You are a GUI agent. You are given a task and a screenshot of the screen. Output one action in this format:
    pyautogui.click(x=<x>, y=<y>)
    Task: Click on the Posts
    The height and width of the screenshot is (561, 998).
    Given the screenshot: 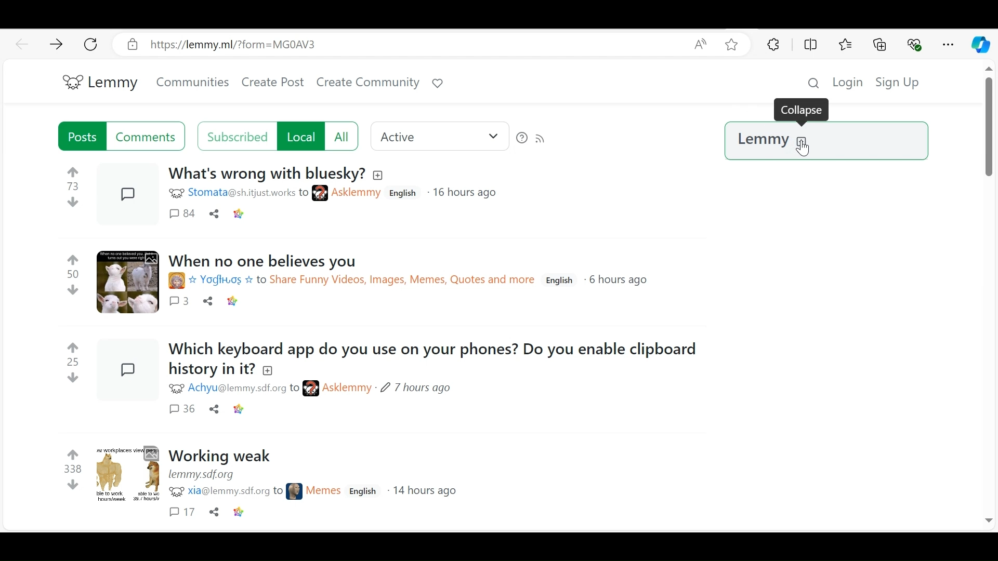 What is the action you would take?
    pyautogui.click(x=125, y=282)
    